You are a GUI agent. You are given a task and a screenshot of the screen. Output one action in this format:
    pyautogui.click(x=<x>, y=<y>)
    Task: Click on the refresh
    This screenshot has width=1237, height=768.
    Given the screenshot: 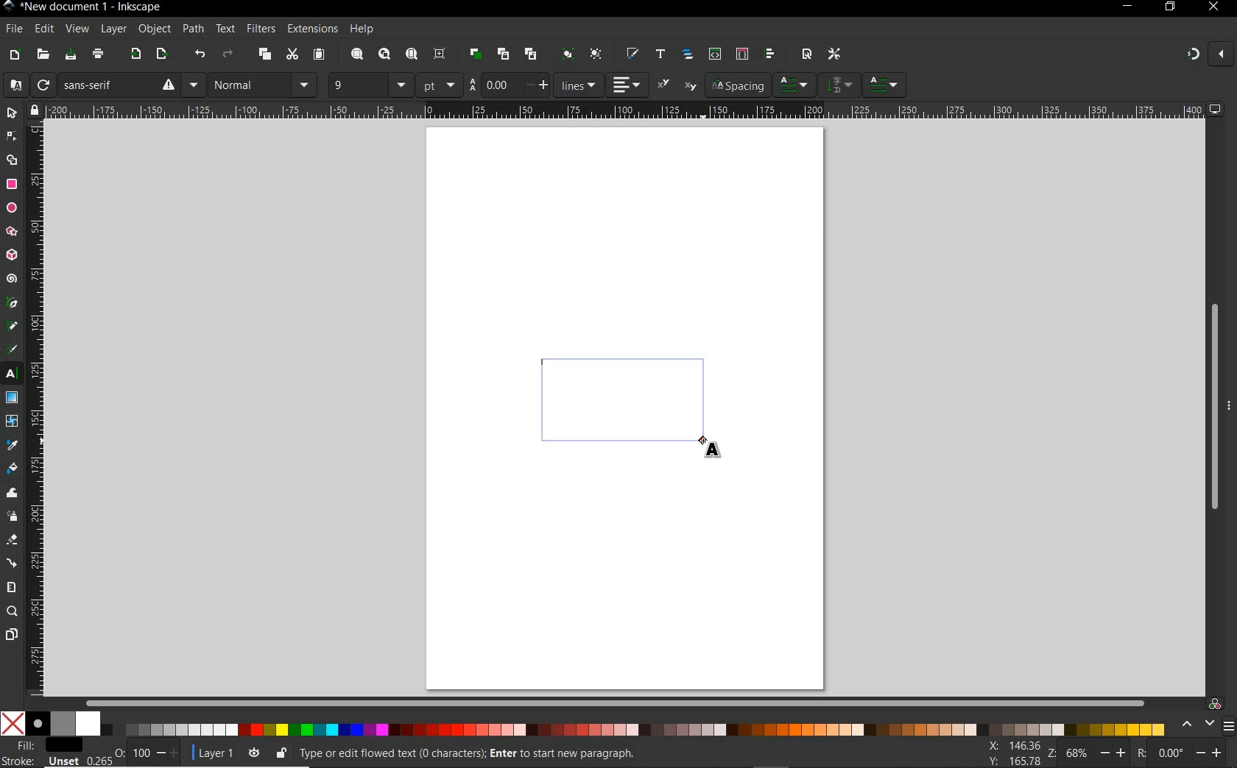 What is the action you would take?
    pyautogui.click(x=42, y=85)
    